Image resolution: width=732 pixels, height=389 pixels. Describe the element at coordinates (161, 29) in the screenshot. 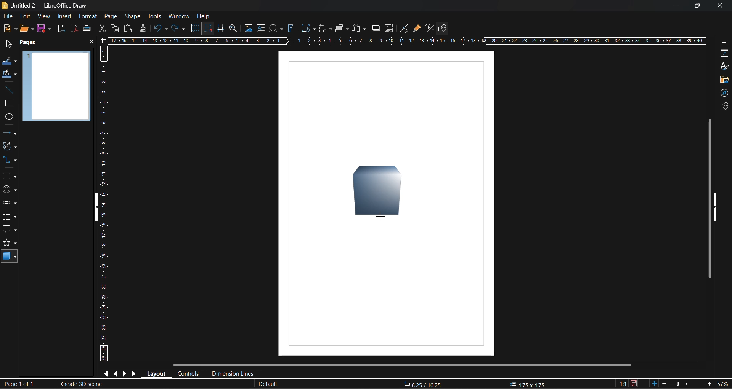

I see `undo` at that location.